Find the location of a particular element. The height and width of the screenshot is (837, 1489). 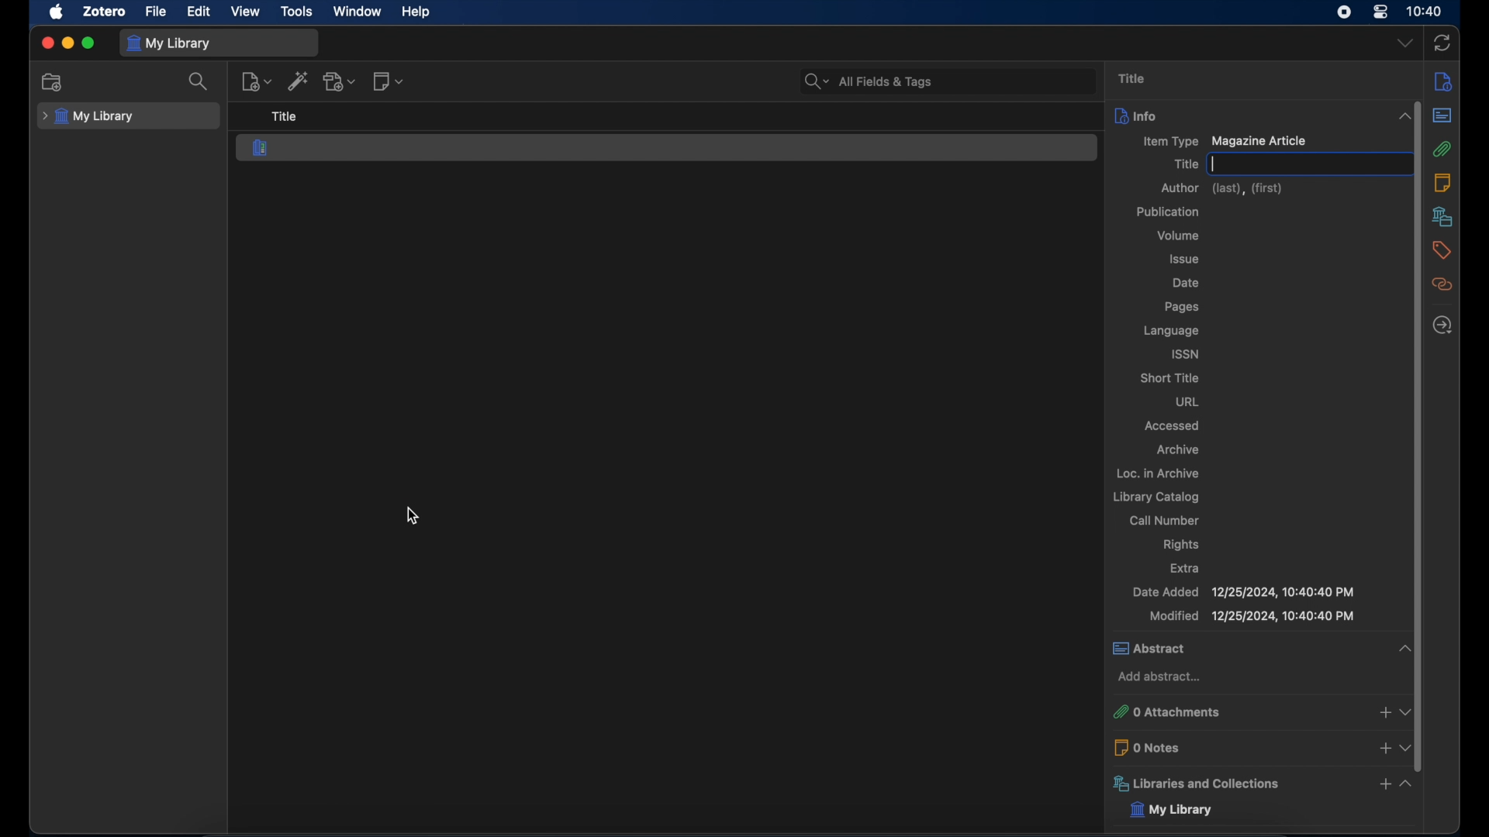

related is located at coordinates (1443, 284).